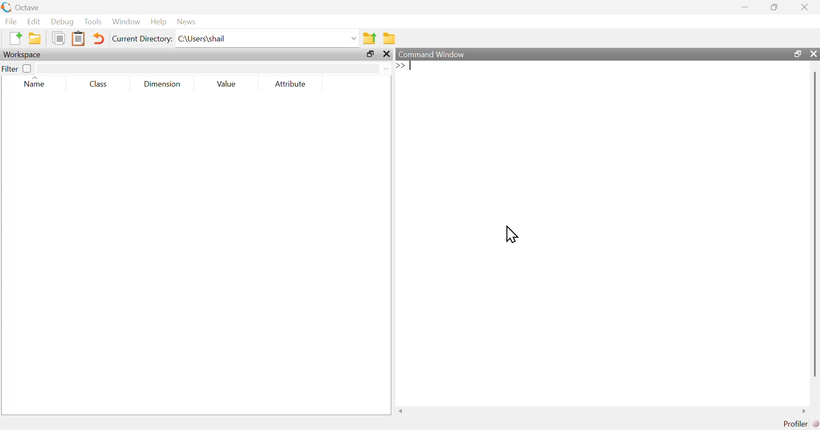 This screenshot has height=430, width=820. I want to click on Profiler, so click(799, 423).